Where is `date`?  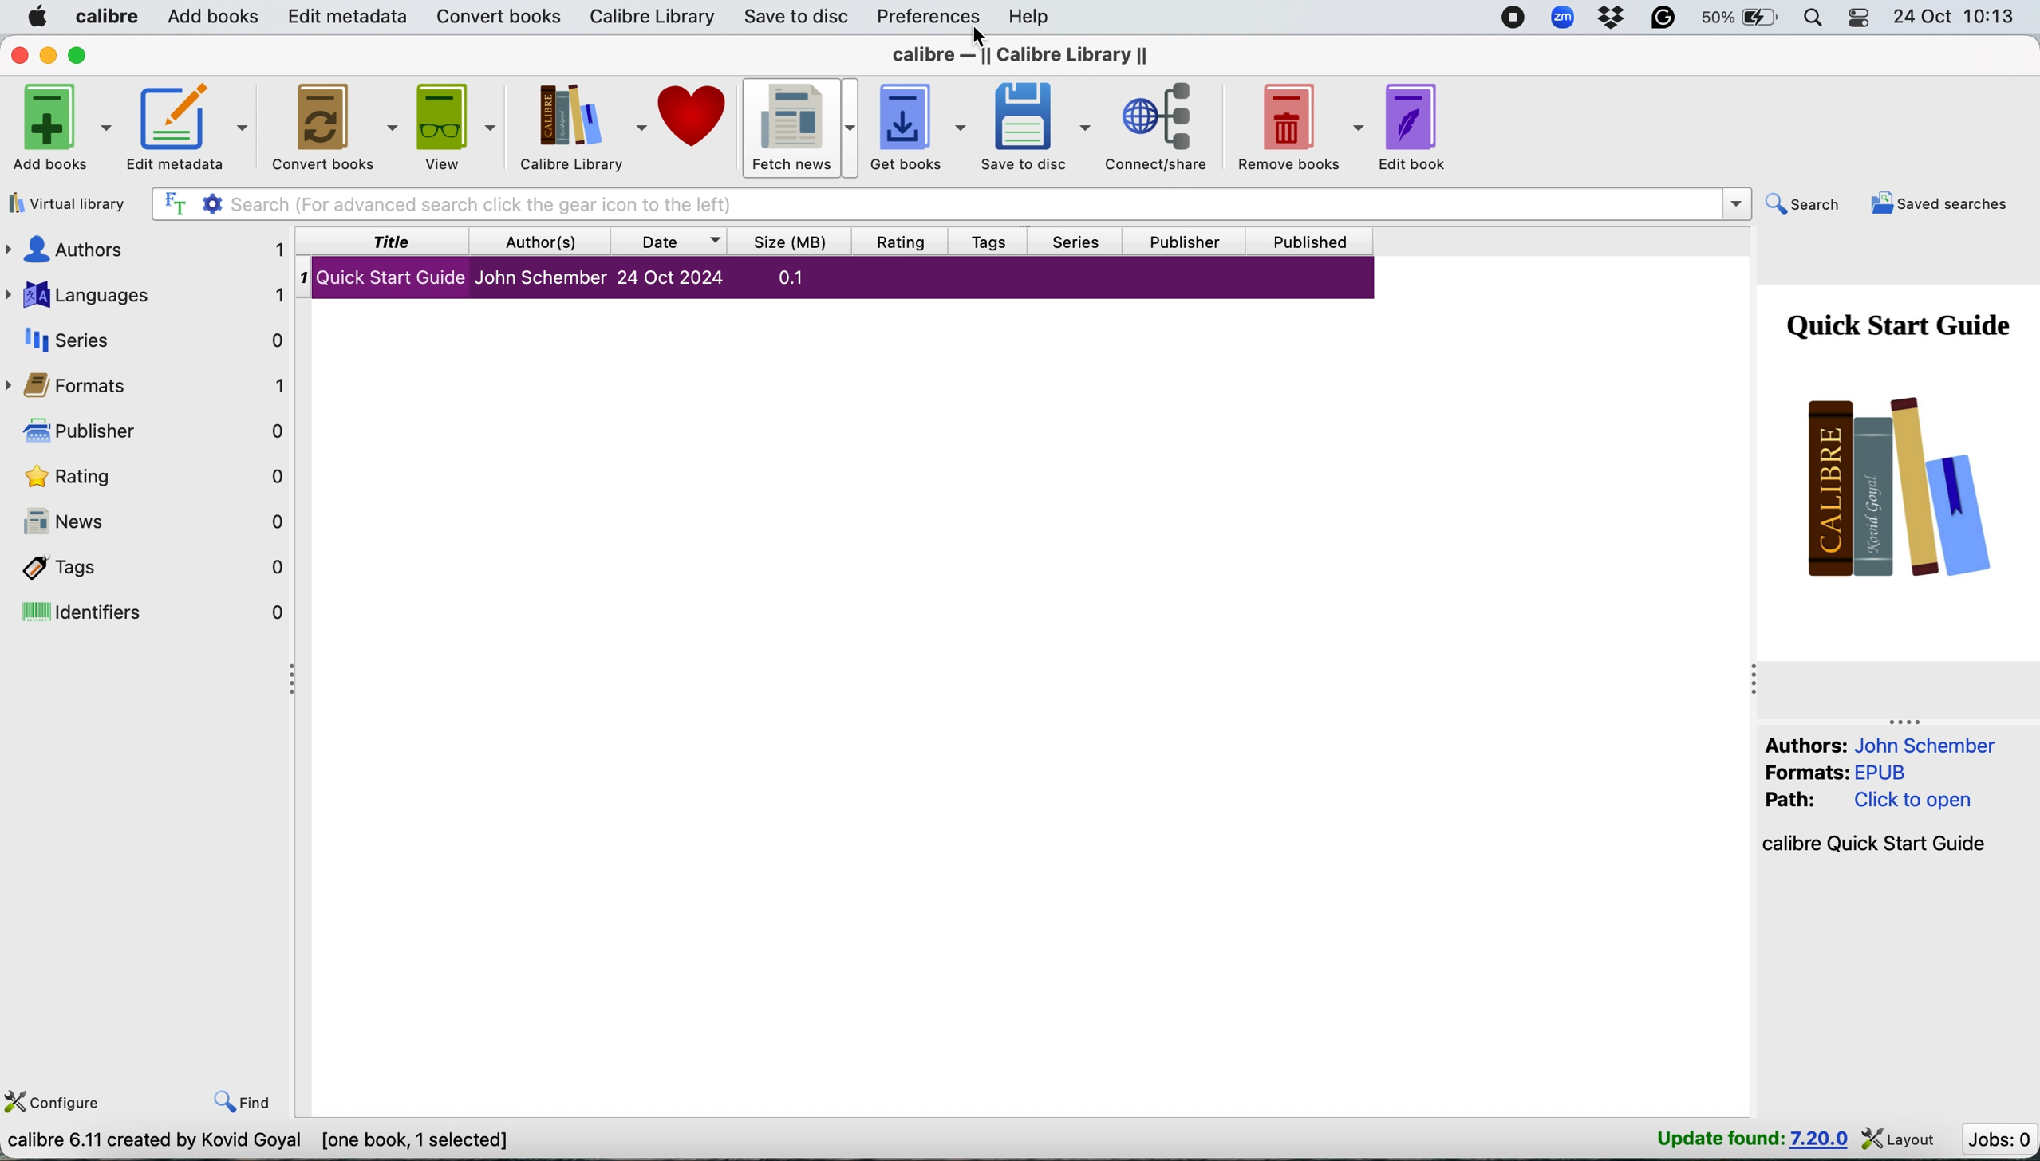 date is located at coordinates (675, 243).